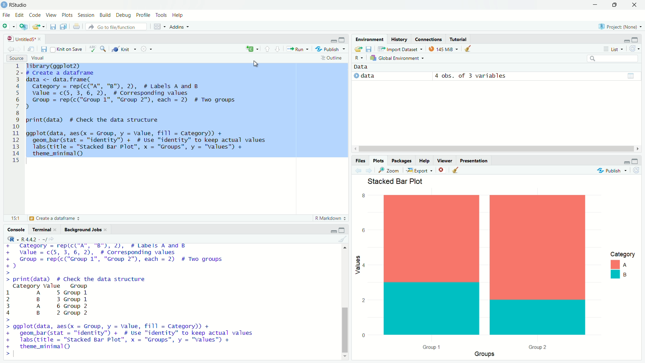 This screenshot has width=645, height=363. What do you see at coordinates (333, 58) in the screenshot?
I see `Outline` at bounding box center [333, 58].